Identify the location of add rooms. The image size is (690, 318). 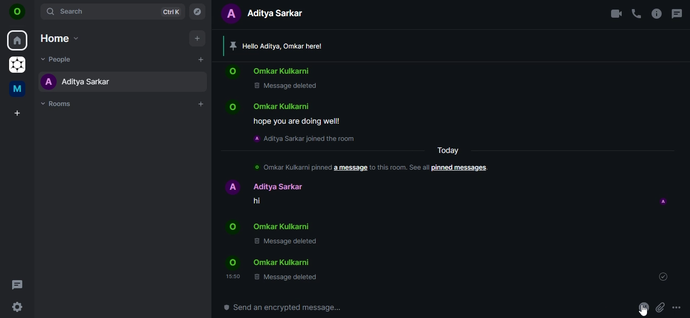
(201, 104).